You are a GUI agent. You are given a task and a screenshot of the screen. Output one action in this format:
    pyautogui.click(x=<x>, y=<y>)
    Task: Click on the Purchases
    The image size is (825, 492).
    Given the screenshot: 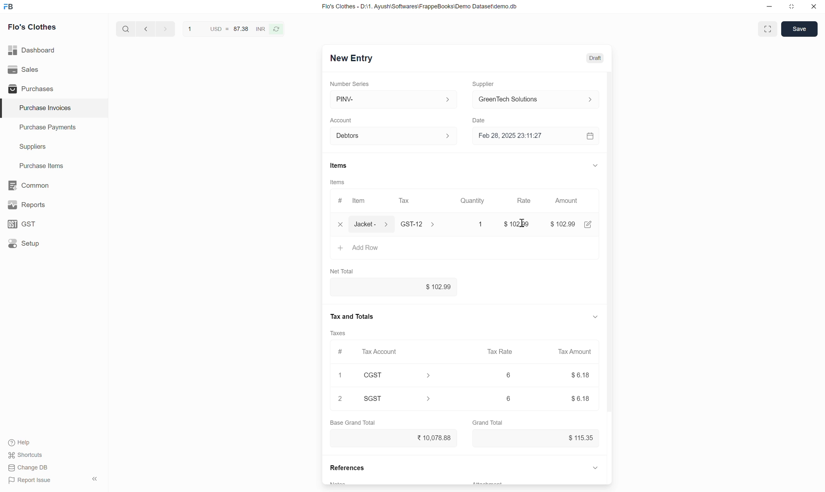 What is the action you would take?
    pyautogui.click(x=53, y=88)
    